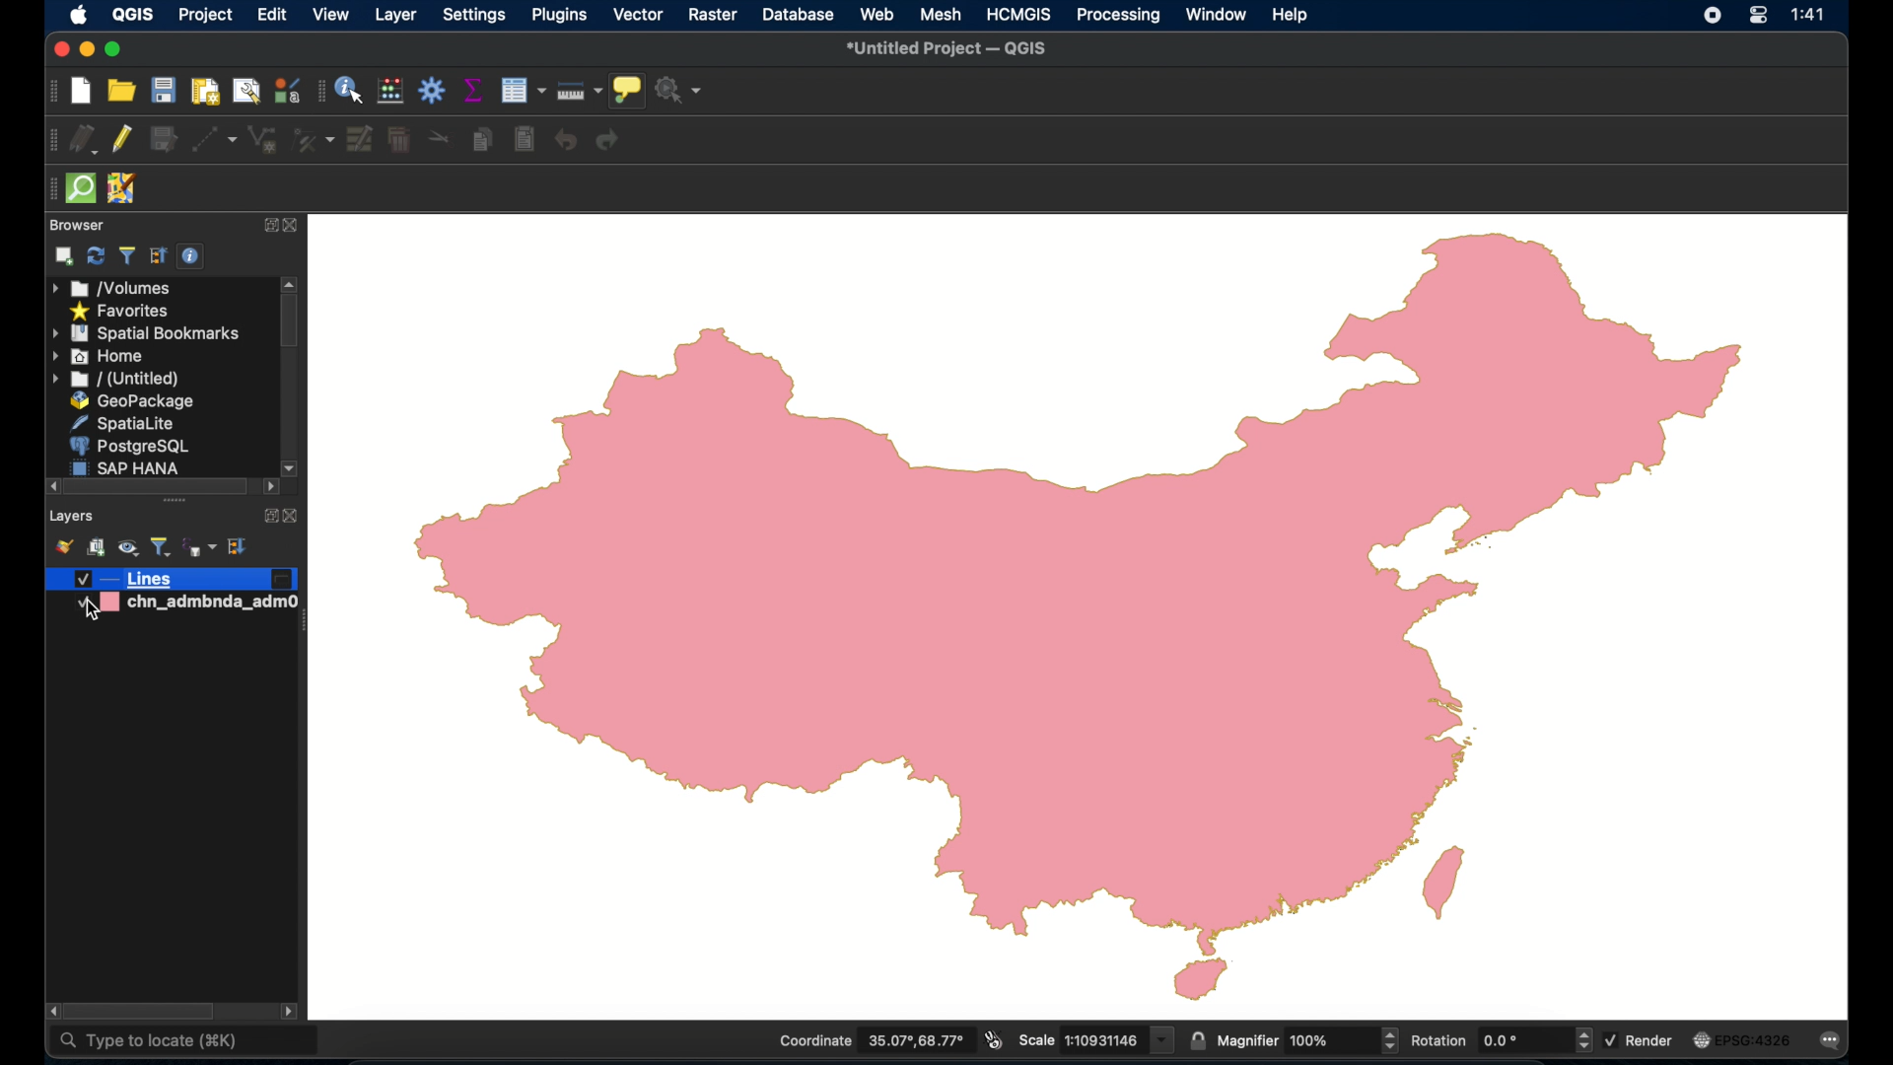 The width and height of the screenshot is (1893, 1065). I want to click on scroll up arrow, so click(290, 283).